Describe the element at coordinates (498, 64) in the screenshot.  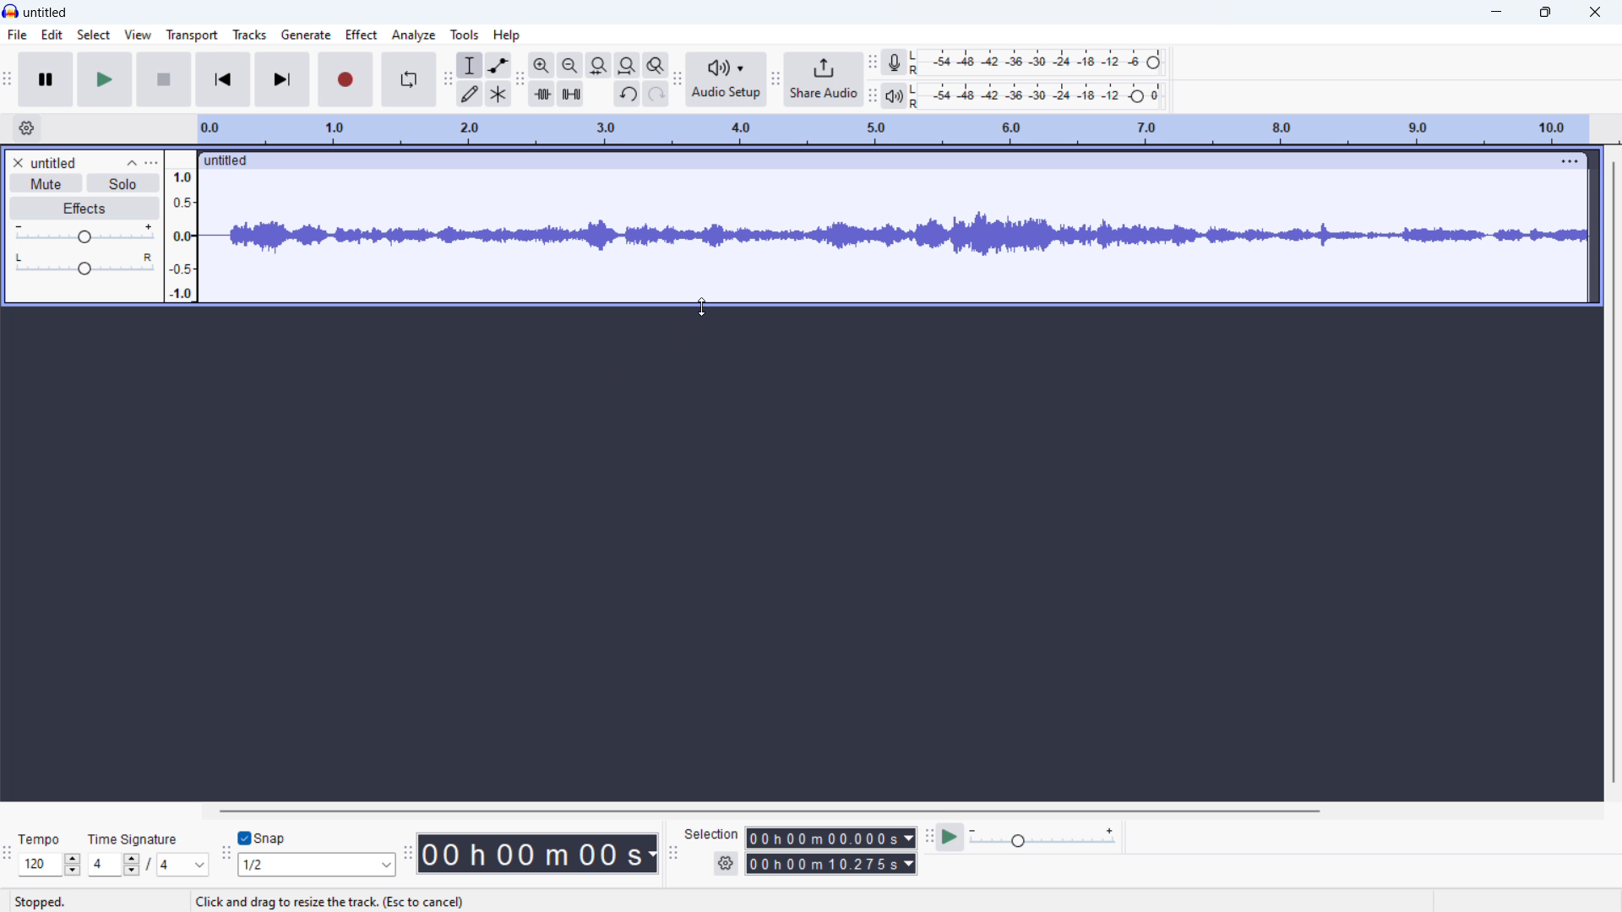
I see `envelop tool` at that location.